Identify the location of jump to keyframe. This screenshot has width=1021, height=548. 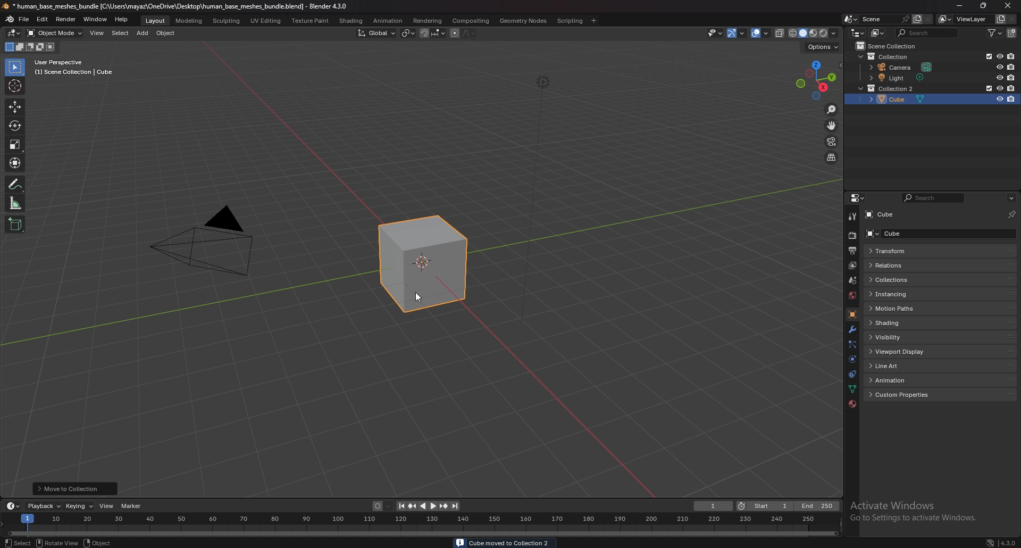
(412, 506).